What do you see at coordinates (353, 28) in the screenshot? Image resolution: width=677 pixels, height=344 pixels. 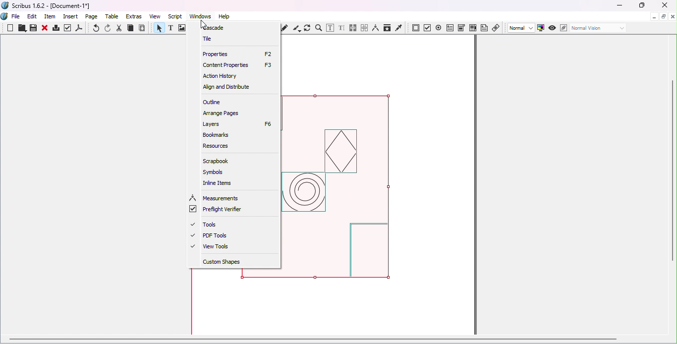 I see `Link text frames` at bounding box center [353, 28].